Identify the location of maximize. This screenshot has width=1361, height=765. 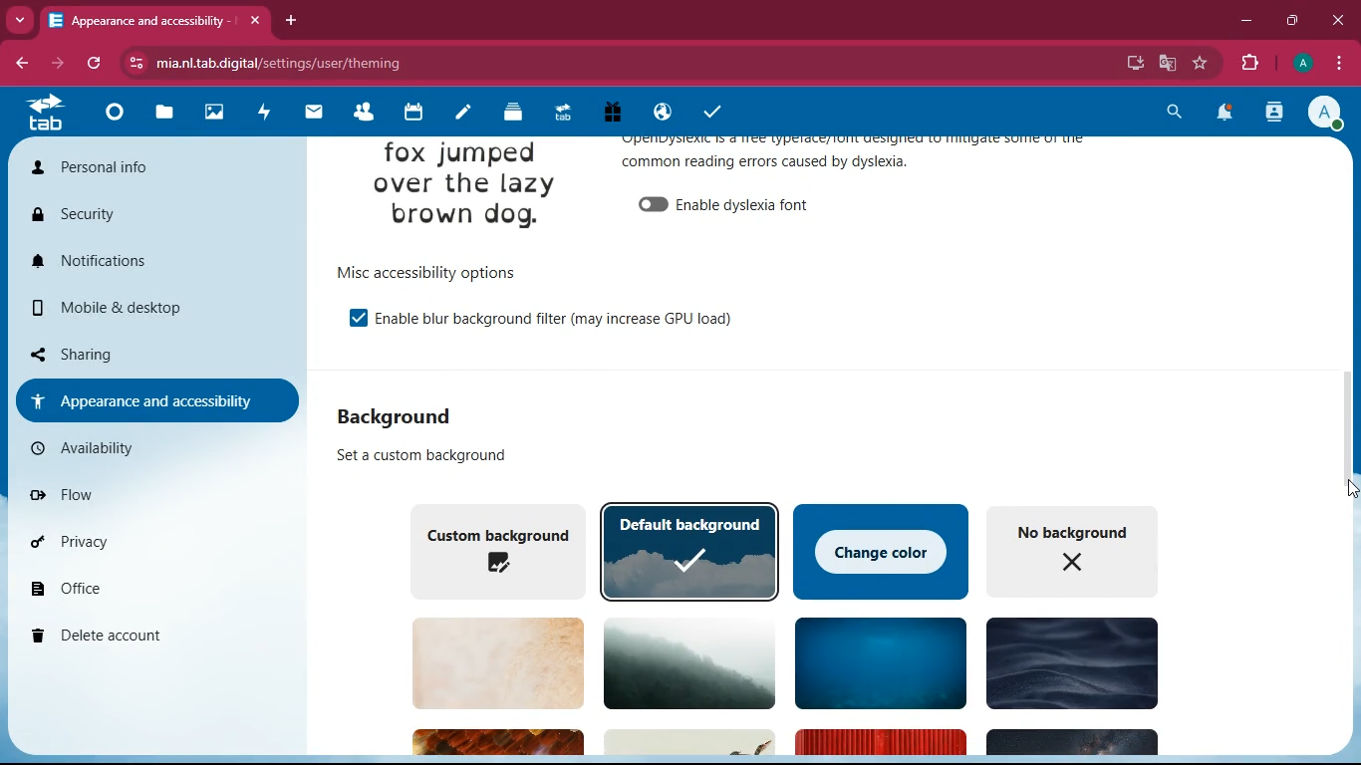
(1290, 21).